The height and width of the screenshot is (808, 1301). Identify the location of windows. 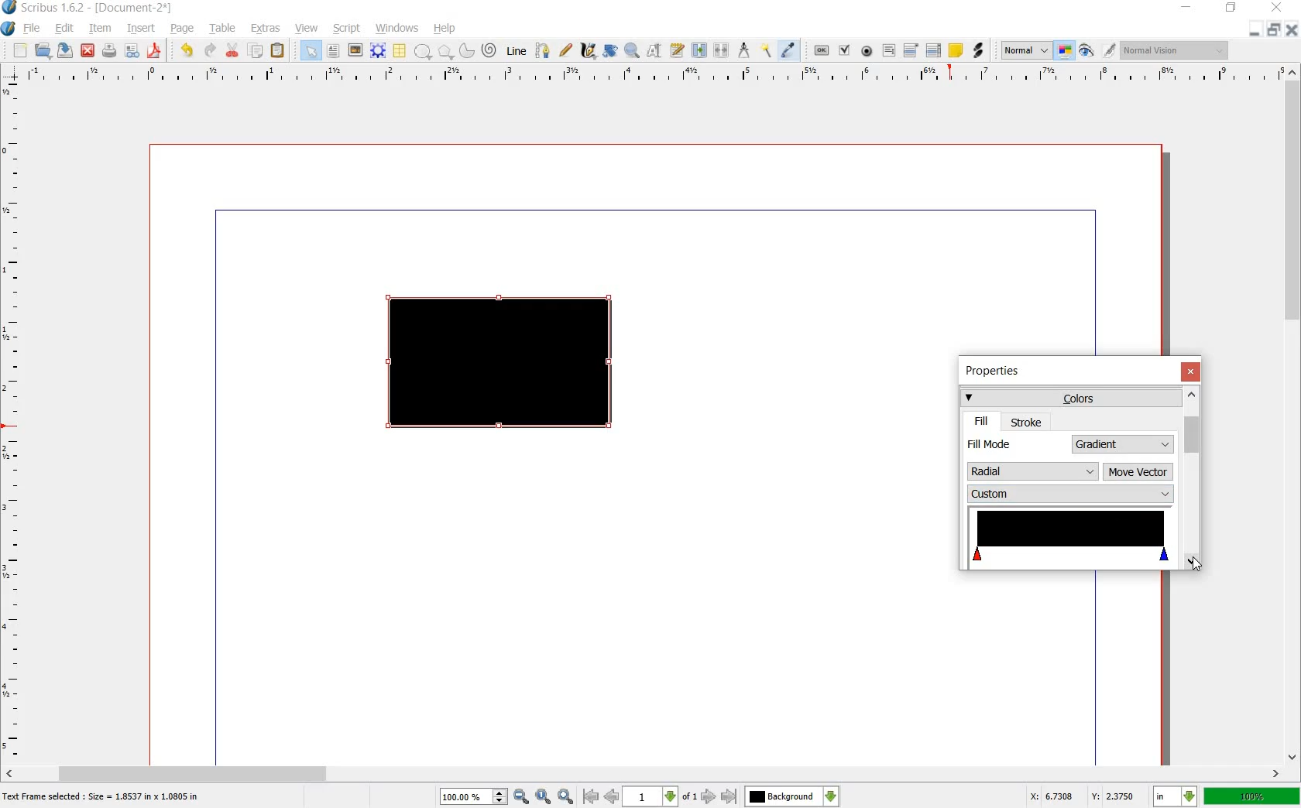
(396, 29).